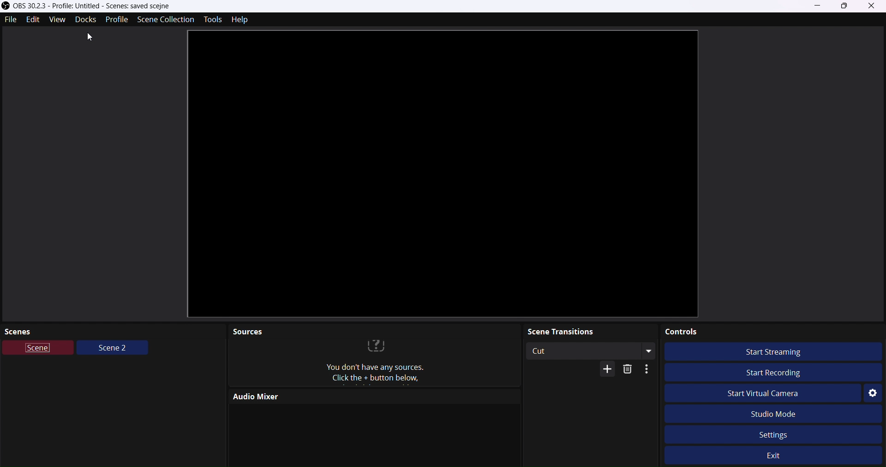 Image resolution: width=886 pixels, height=467 pixels. I want to click on text, so click(375, 362).